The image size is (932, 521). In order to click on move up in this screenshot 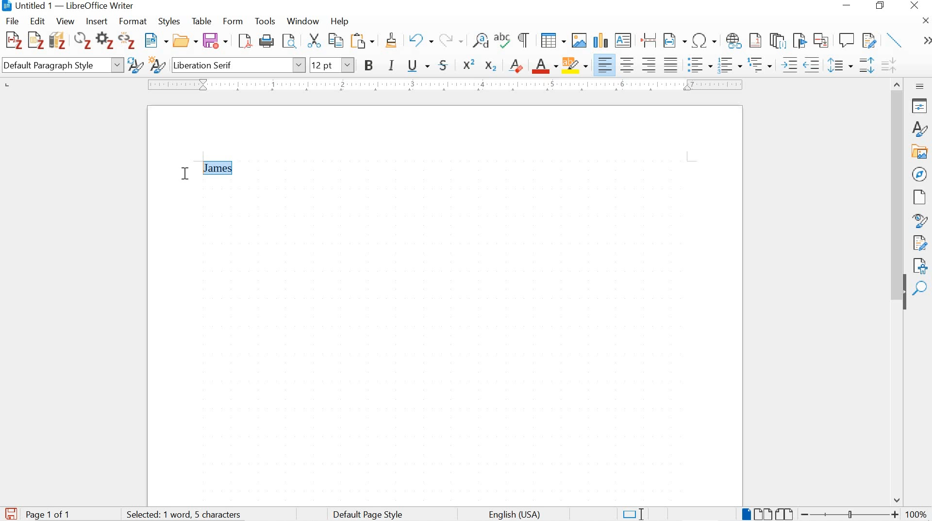, I will do `click(898, 82)`.